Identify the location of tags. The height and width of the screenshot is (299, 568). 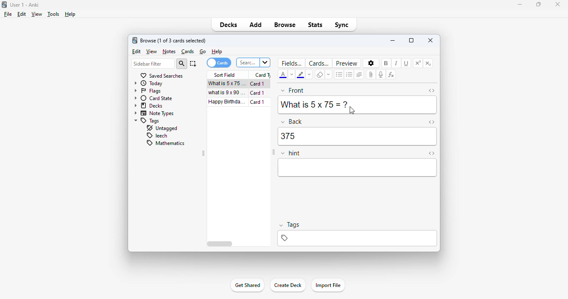
(290, 225).